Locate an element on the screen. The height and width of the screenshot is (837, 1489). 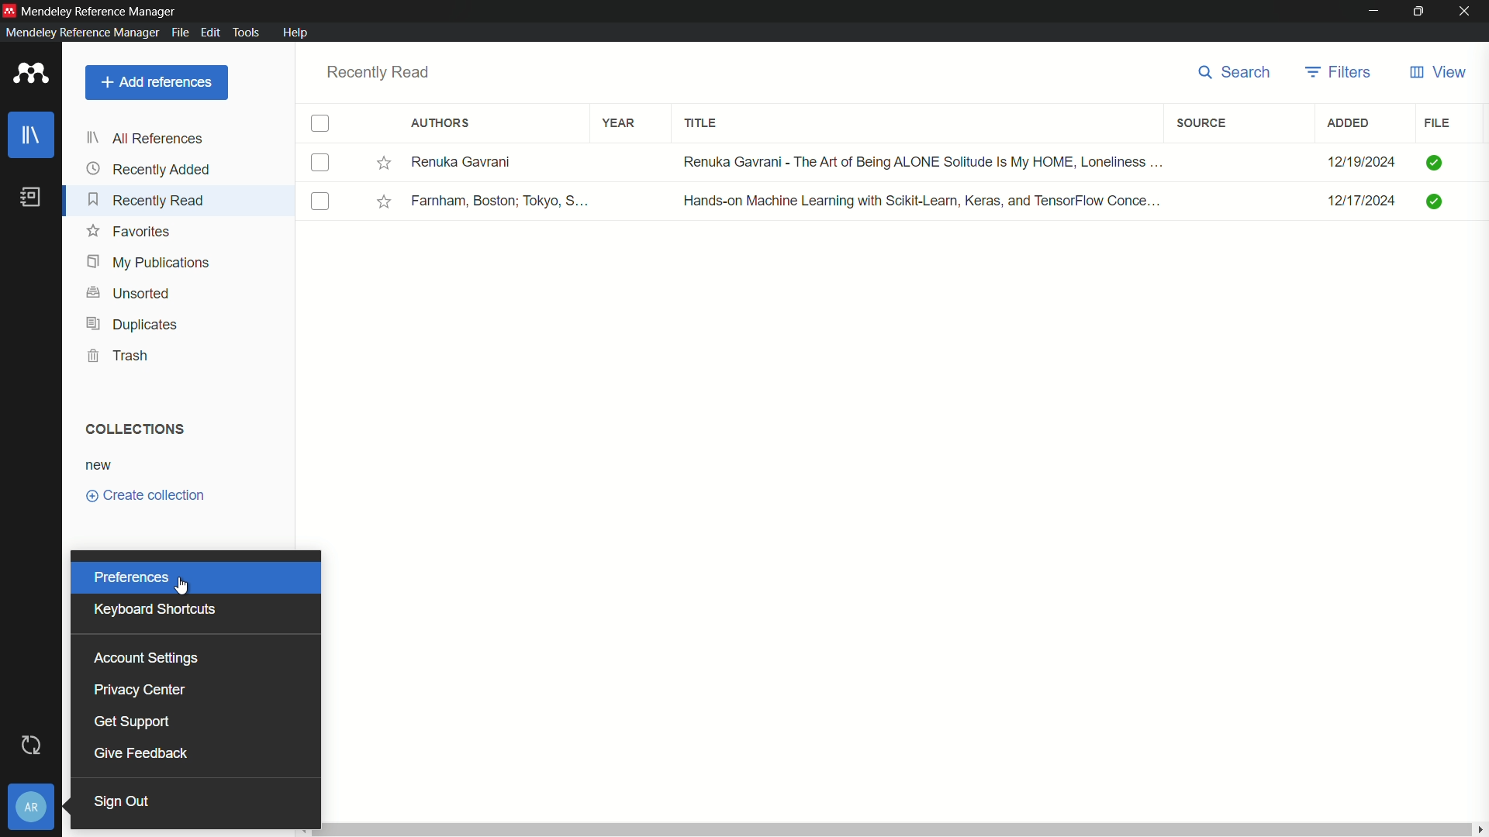
mendeley reference manager is located at coordinates (82, 33).